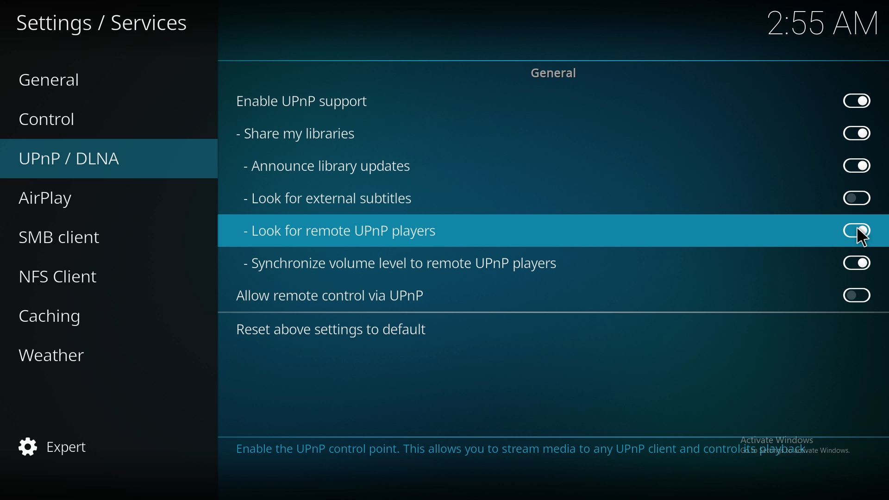  What do you see at coordinates (311, 101) in the screenshot?
I see `enable upnp support` at bounding box center [311, 101].